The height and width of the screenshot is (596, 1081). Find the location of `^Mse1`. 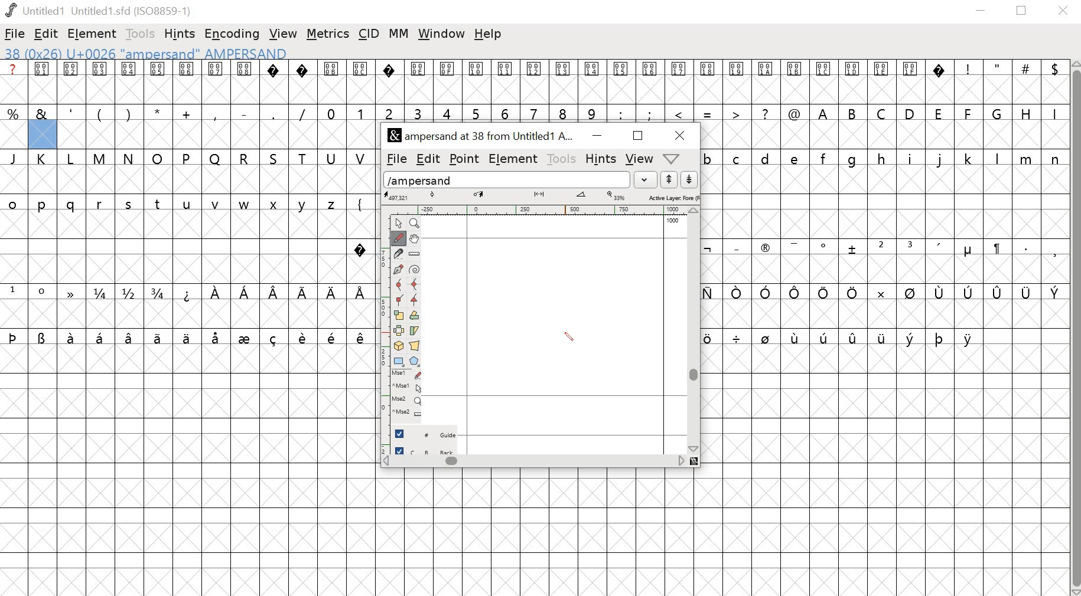

^Mse1 is located at coordinates (408, 387).